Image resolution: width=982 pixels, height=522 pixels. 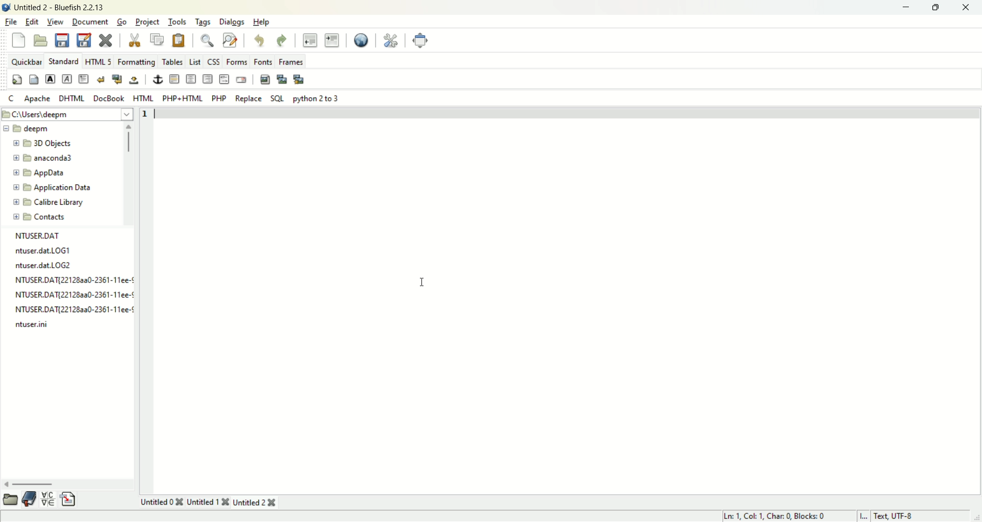 What do you see at coordinates (16, 79) in the screenshot?
I see `quick start` at bounding box center [16, 79].